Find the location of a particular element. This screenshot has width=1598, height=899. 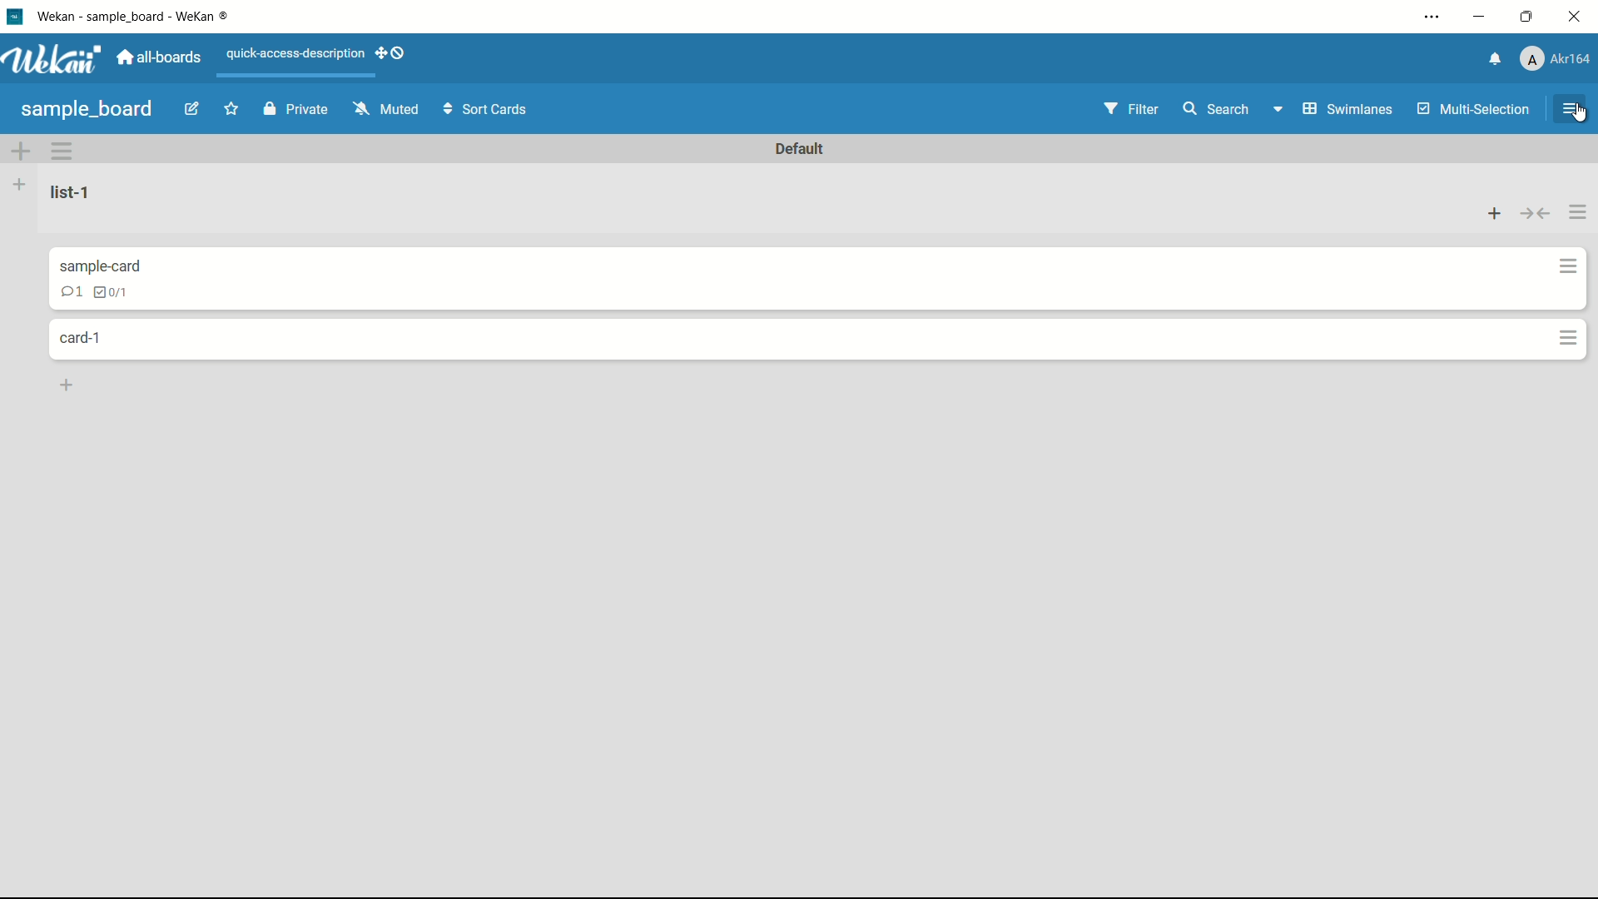

close app is located at coordinates (1577, 17).